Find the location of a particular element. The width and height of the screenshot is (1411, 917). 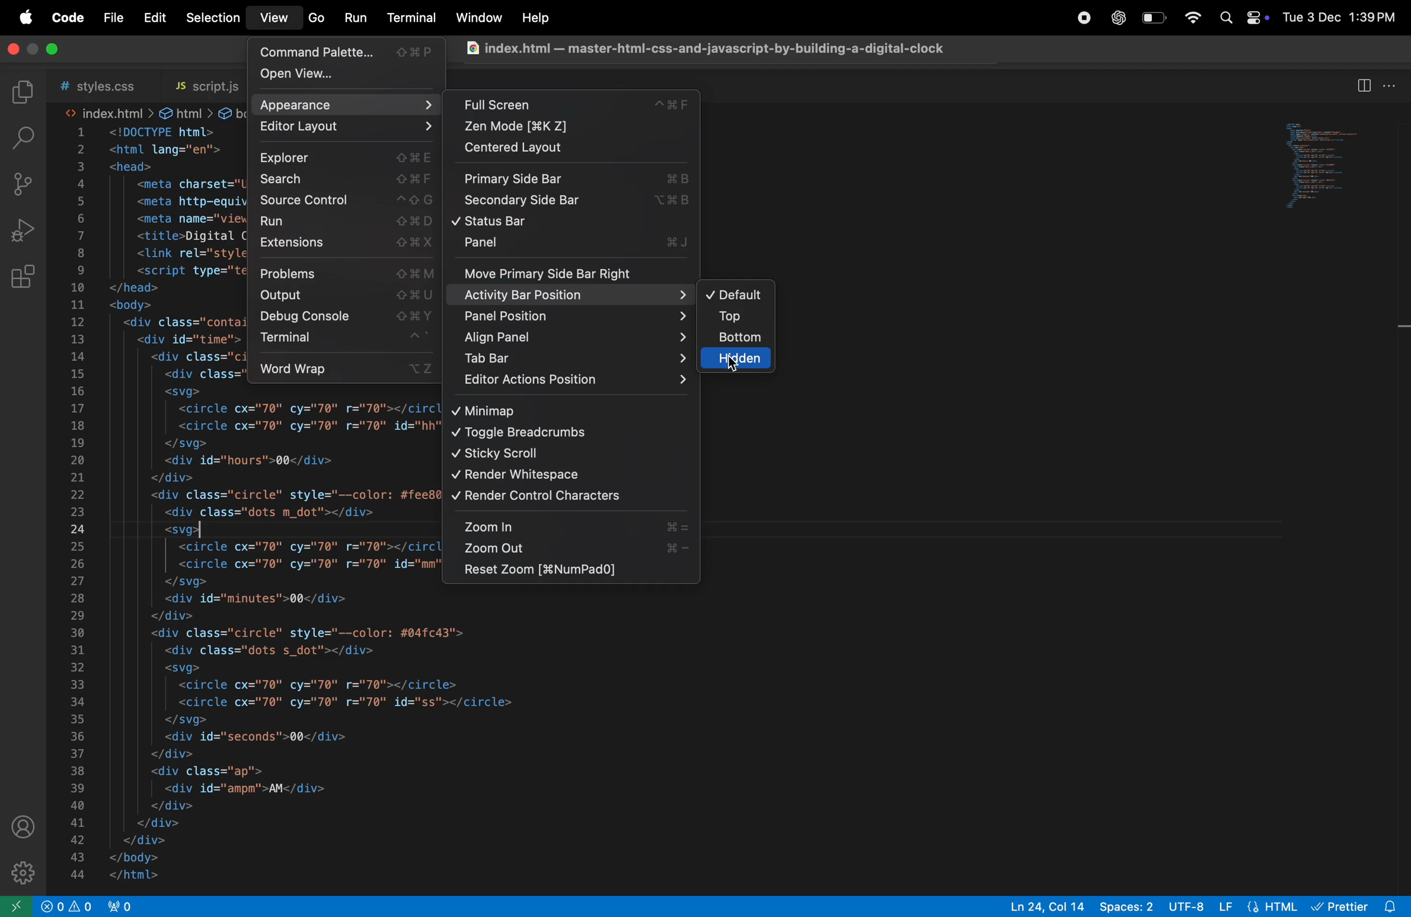

default is located at coordinates (739, 296).